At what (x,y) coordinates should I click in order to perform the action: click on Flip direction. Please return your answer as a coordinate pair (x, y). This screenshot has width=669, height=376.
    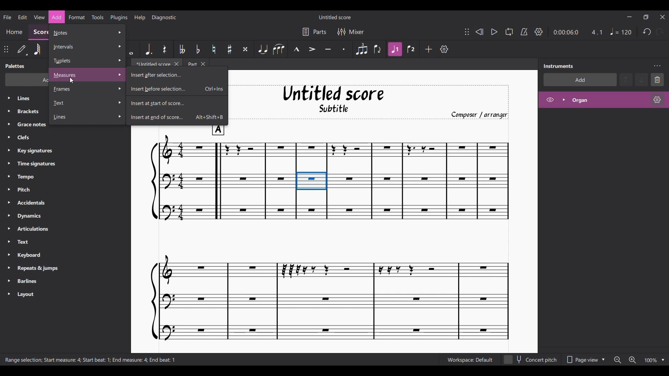
    Looking at the image, I should click on (378, 49).